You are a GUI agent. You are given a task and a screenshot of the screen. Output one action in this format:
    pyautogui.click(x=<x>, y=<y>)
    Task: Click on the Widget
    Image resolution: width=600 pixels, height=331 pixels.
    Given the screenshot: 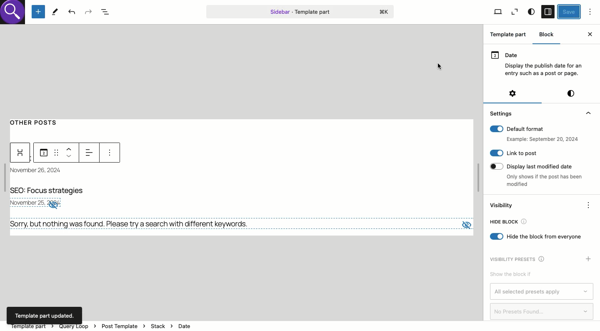 What is the action you would take?
    pyautogui.click(x=21, y=153)
    